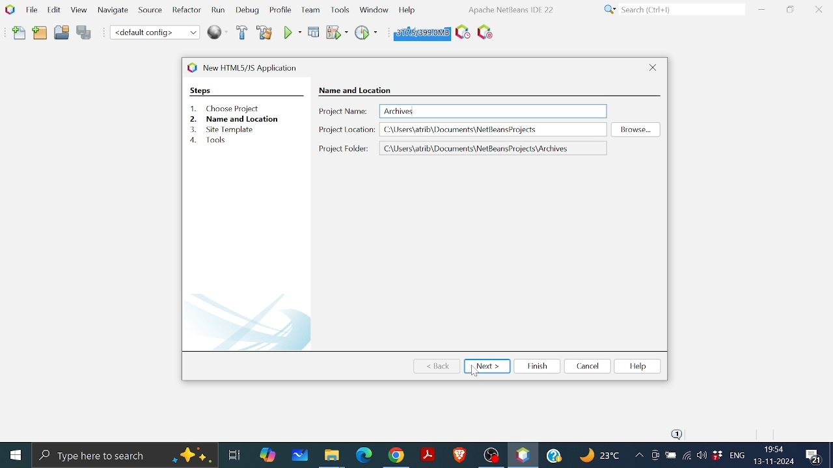 This screenshot has width=833, height=468. I want to click on Debug, so click(248, 10).